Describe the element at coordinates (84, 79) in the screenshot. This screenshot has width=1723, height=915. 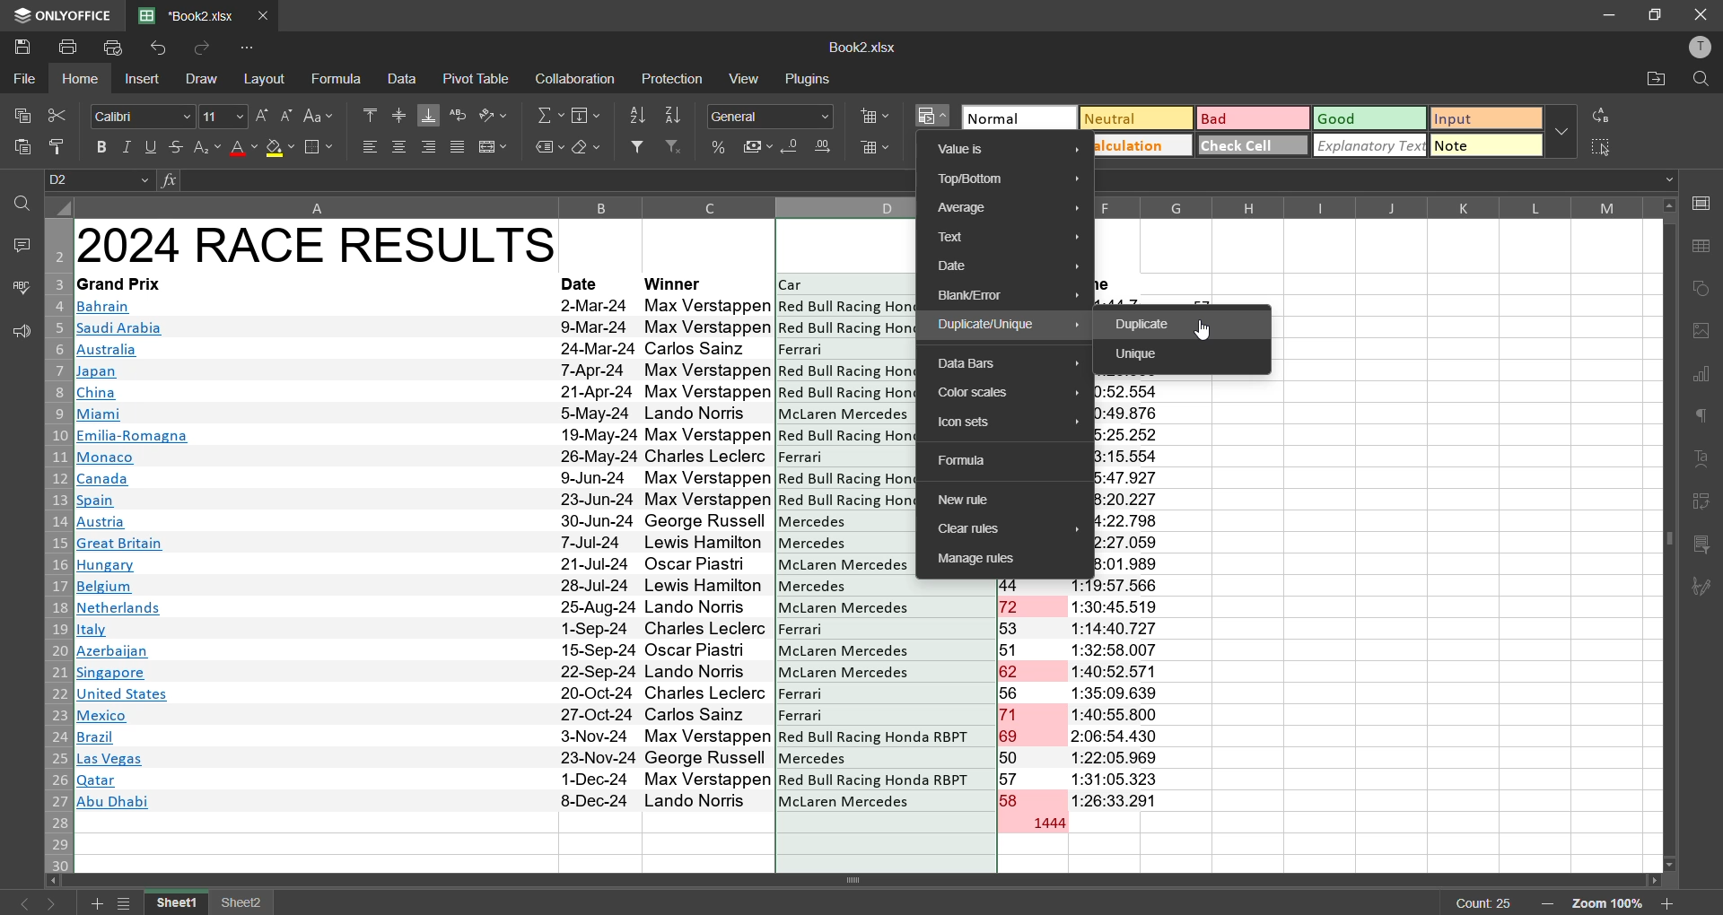
I see `home` at that location.